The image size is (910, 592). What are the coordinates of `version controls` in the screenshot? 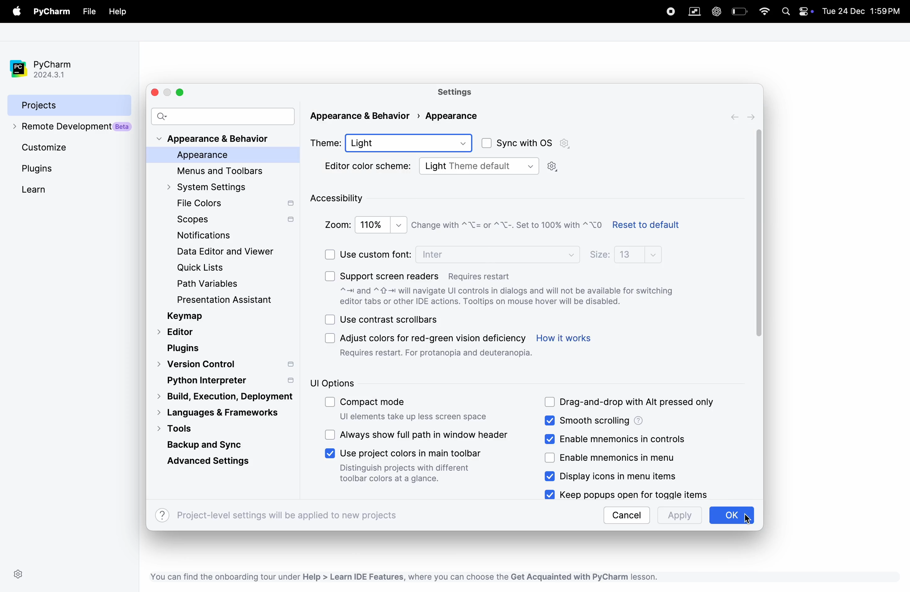 It's located at (228, 364).